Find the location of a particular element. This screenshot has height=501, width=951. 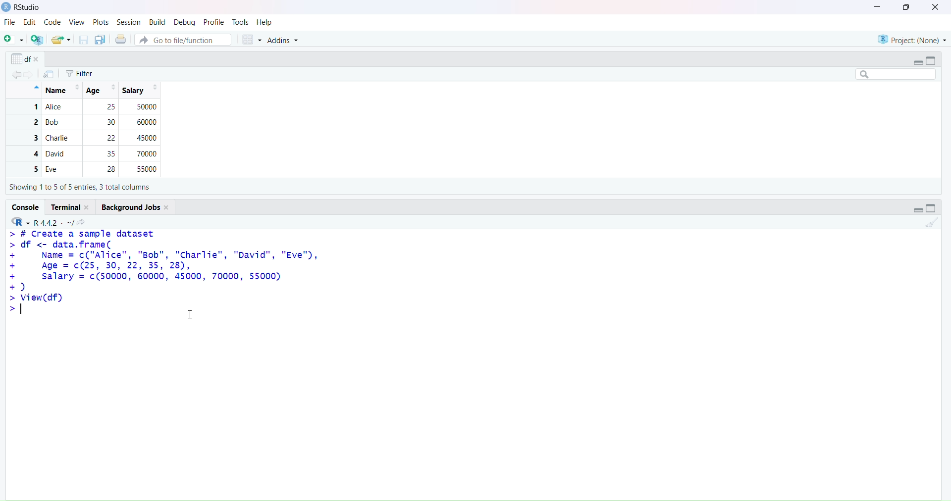

collapse is located at coordinates (933, 209).